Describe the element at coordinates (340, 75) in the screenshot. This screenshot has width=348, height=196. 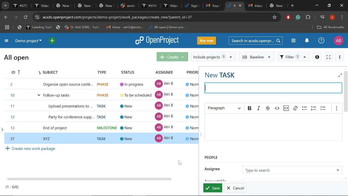
I see `Expand` at that location.